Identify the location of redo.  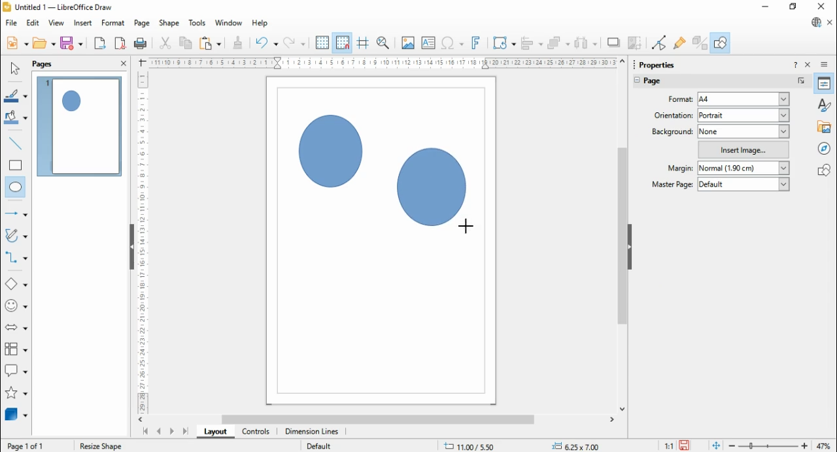
(294, 43).